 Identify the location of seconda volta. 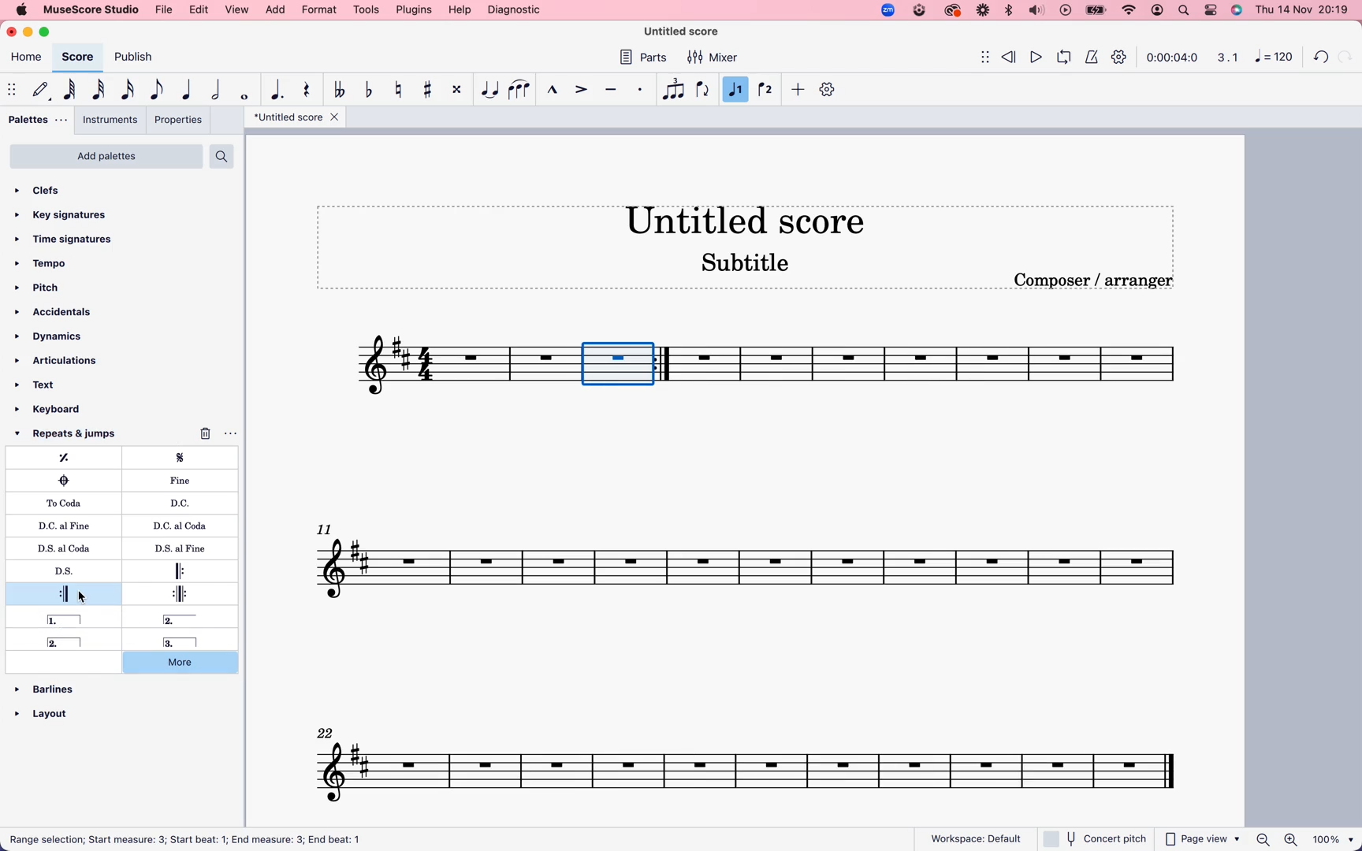
(190, 619).